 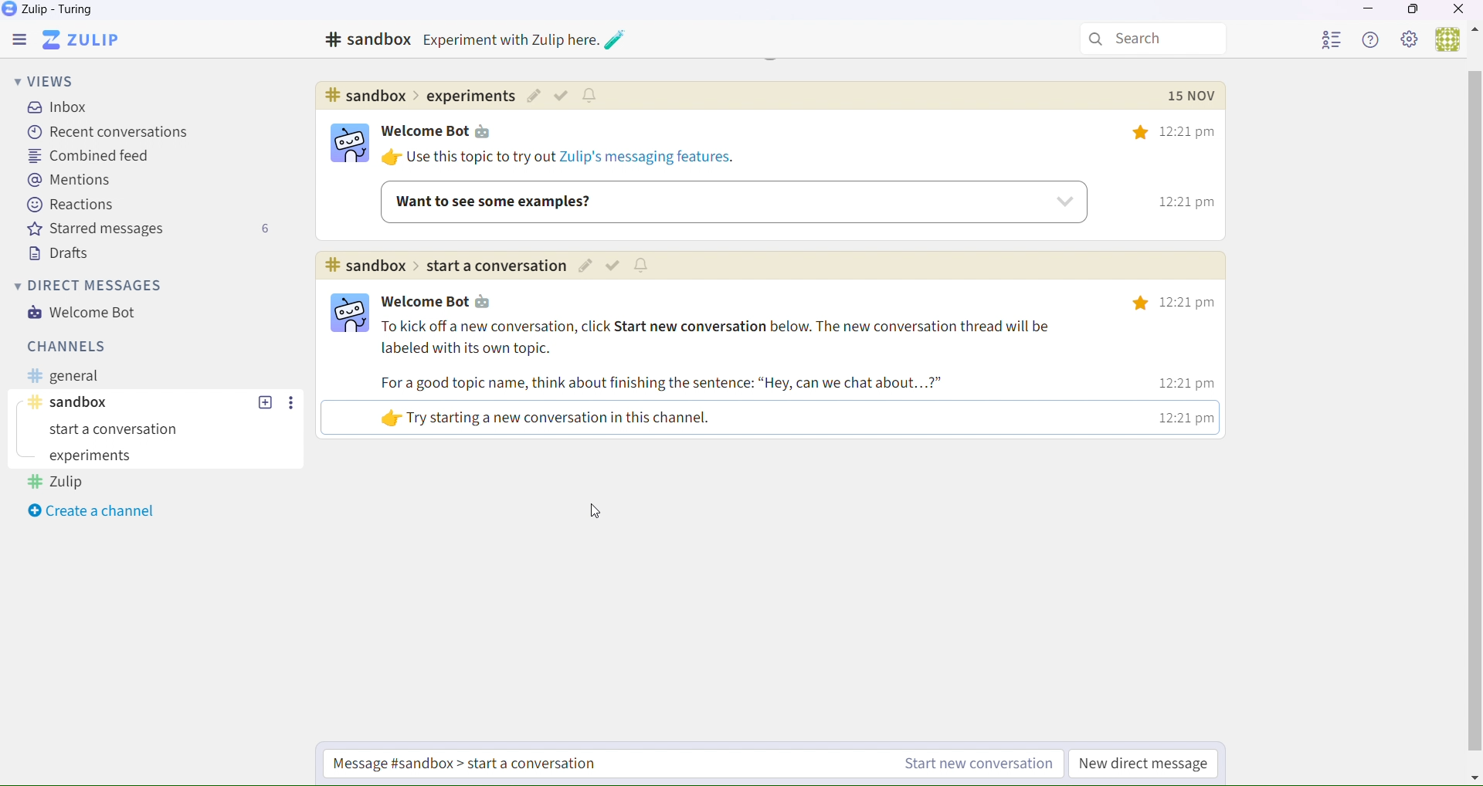 I want to click on Starred messages, so click(x=149, y=232).